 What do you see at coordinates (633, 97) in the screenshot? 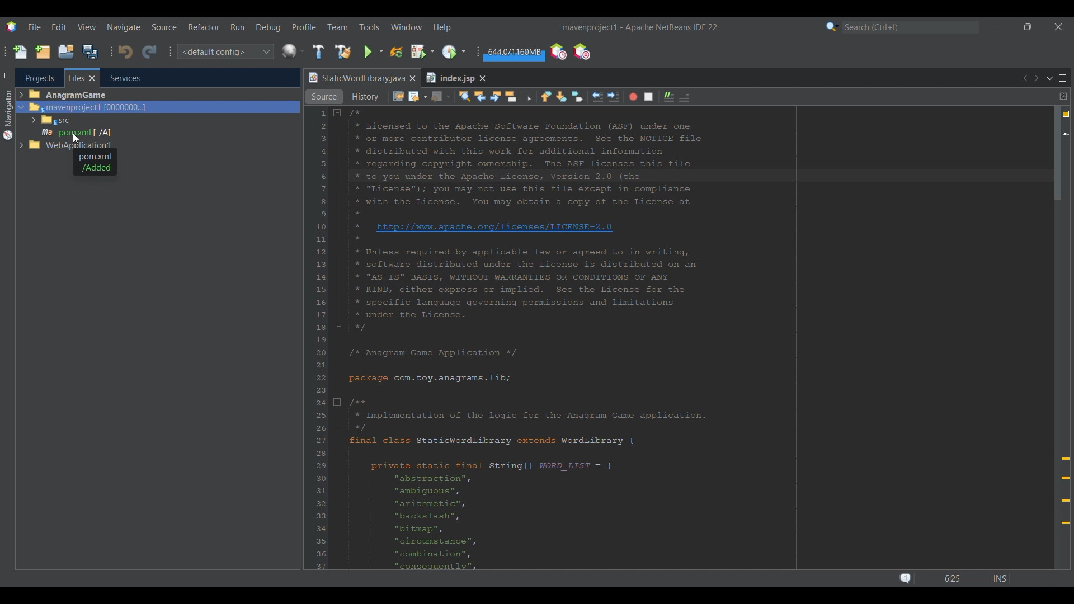
I see `Start macro recording` at bounding box center [633, 97].